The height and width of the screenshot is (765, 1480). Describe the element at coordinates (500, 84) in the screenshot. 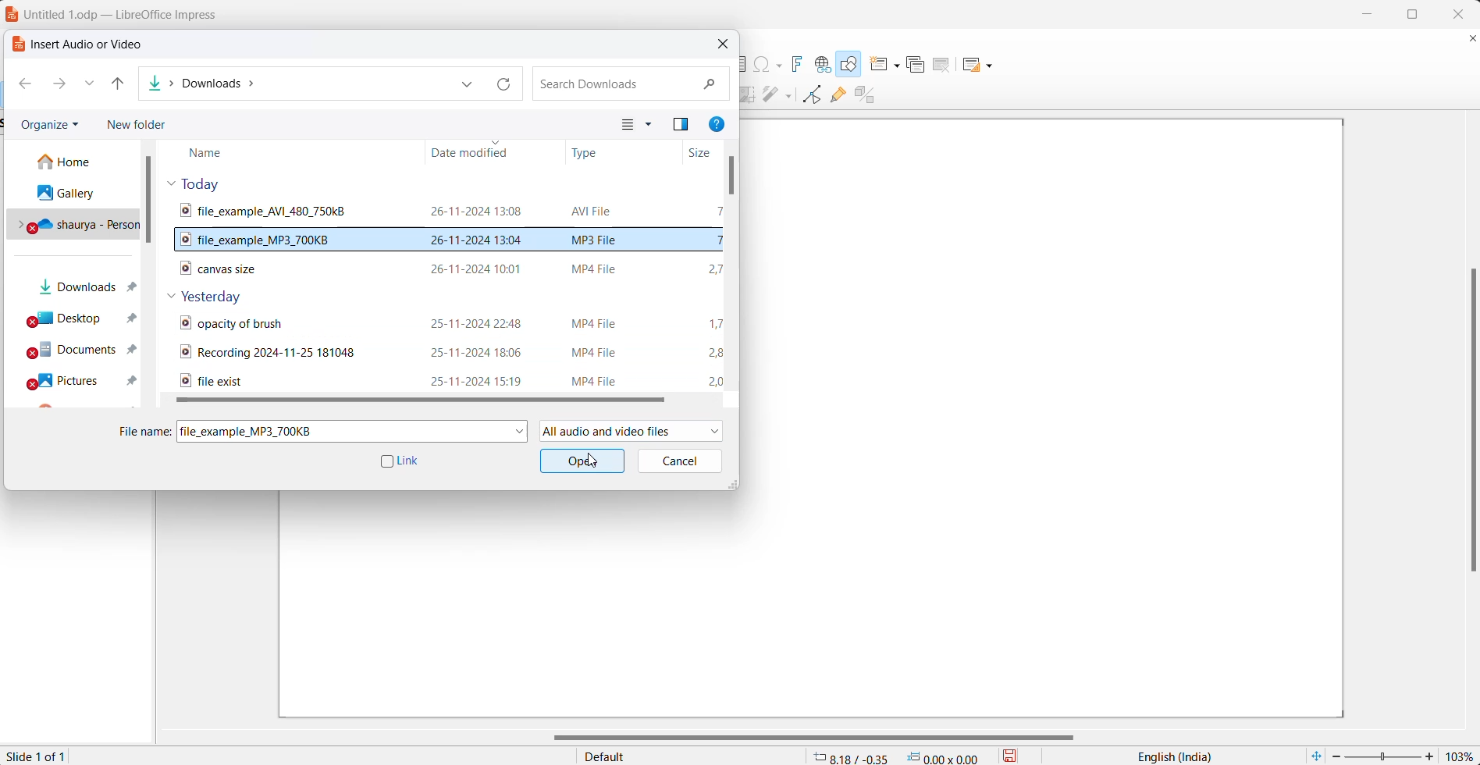

I see `refresh` at that location.